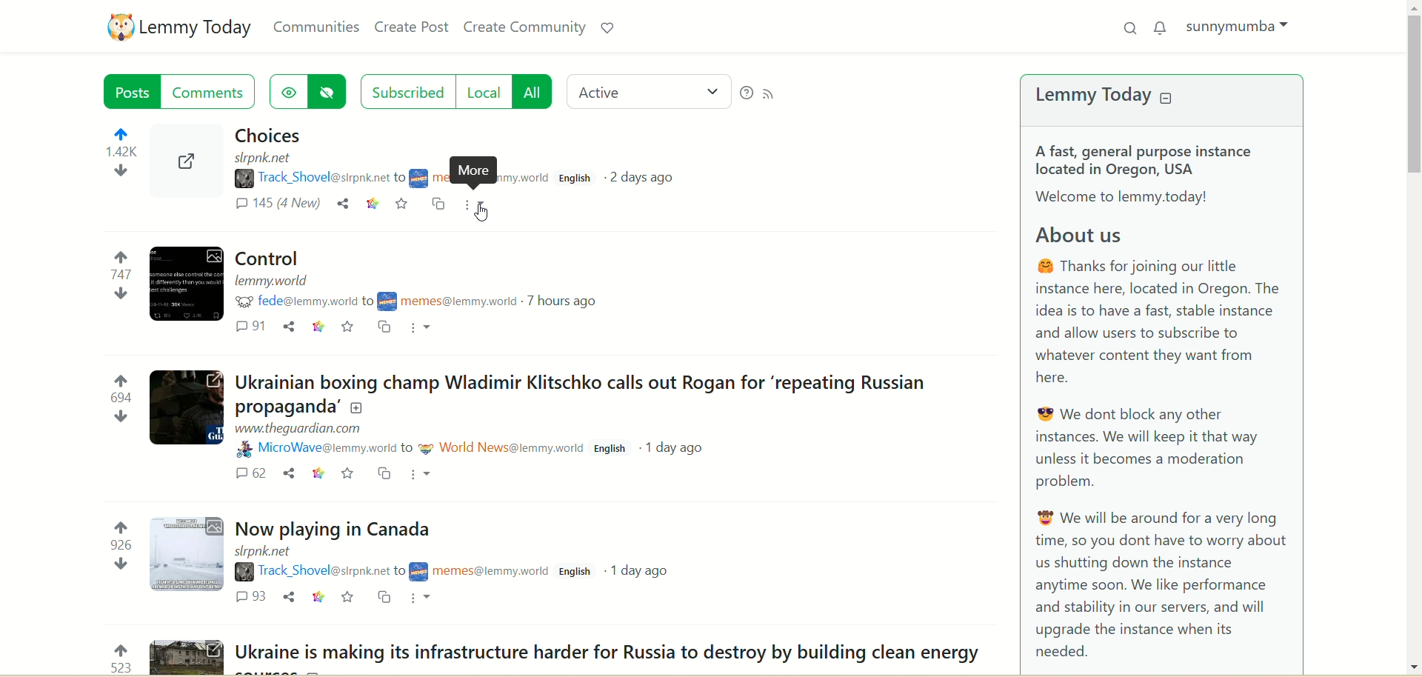  I want to click on Expand the post with image details, so click(184, 172).